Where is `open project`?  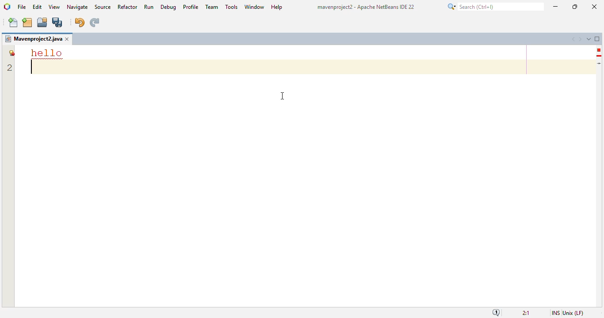
open project is located at coordinates (42, 23).